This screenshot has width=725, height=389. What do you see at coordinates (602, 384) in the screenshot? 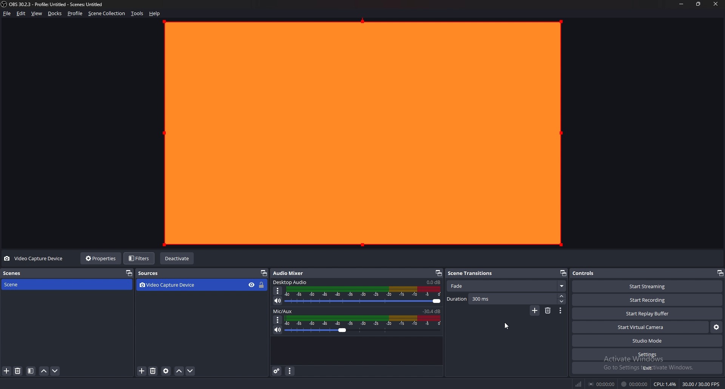
I see `00:00:00` at bounding box center [602, 384].